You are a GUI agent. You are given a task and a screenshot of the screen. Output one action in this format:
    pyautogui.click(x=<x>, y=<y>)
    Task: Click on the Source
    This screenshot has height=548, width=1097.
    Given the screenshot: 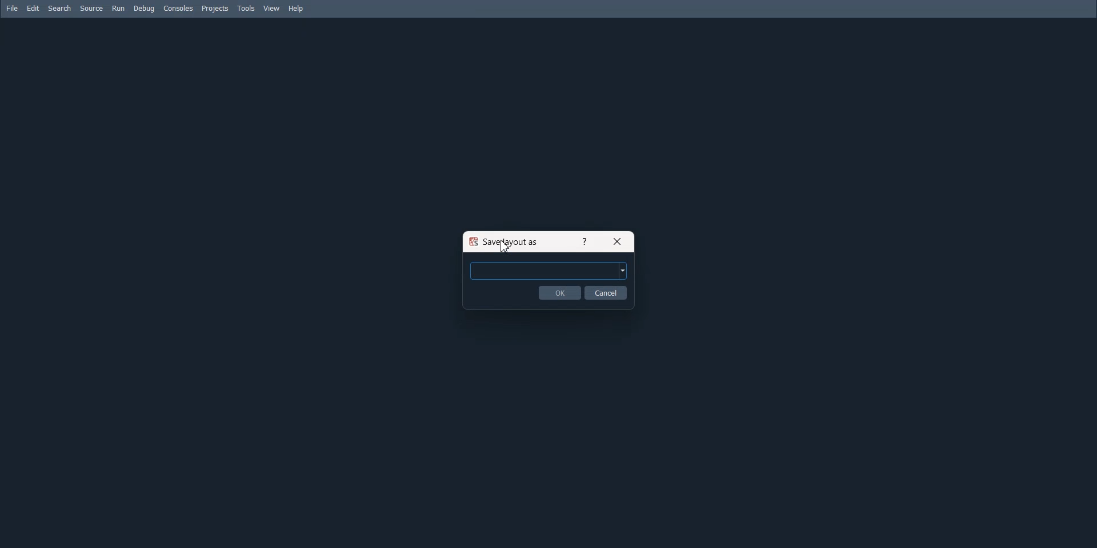 What is the action you would take?
    pyautogui.click(x=91, y=8)
    